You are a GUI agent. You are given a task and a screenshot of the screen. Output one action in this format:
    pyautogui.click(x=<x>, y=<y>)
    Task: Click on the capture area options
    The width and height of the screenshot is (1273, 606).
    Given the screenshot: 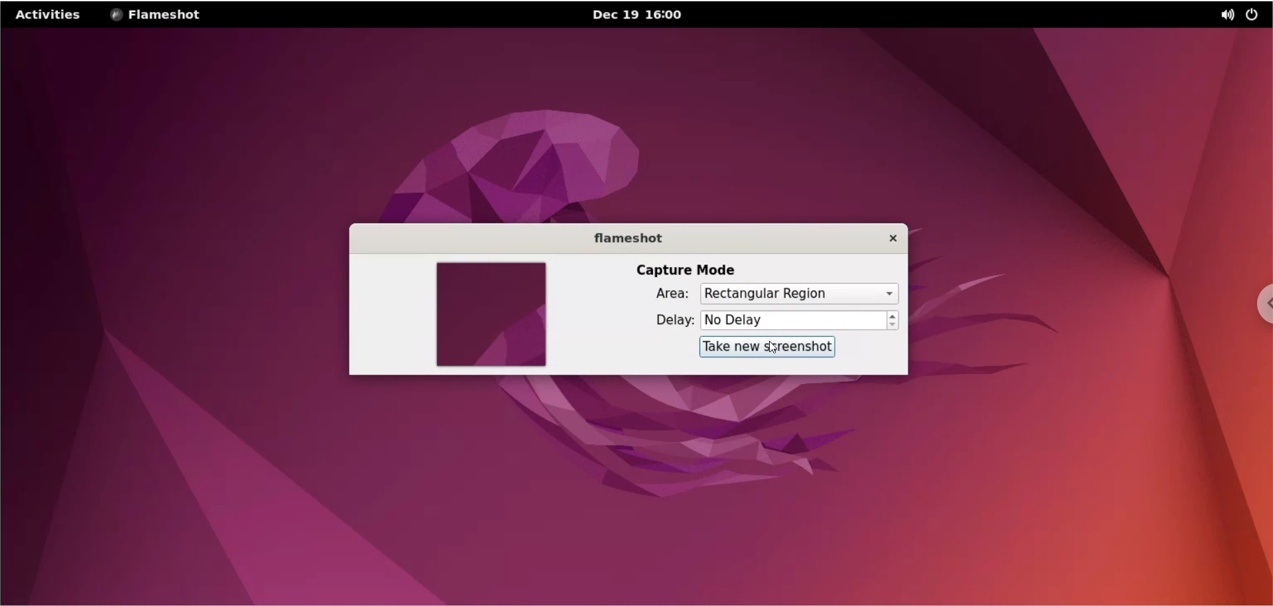 What is the action you would take?
    pyautogui.click(x=799, y=295)
    